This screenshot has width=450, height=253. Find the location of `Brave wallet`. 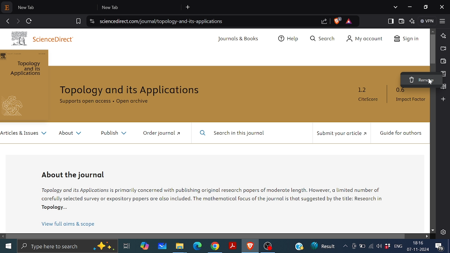

Brave wallet is located at coordinates (443, 61).